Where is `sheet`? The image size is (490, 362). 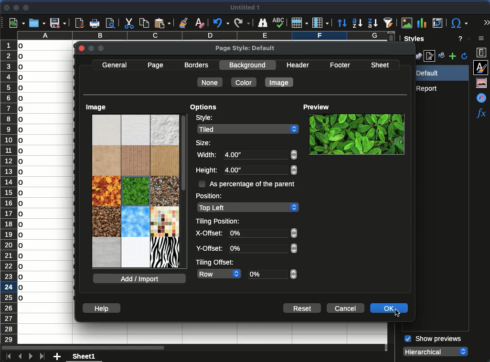 sheet is located at coordinates (85, 356).